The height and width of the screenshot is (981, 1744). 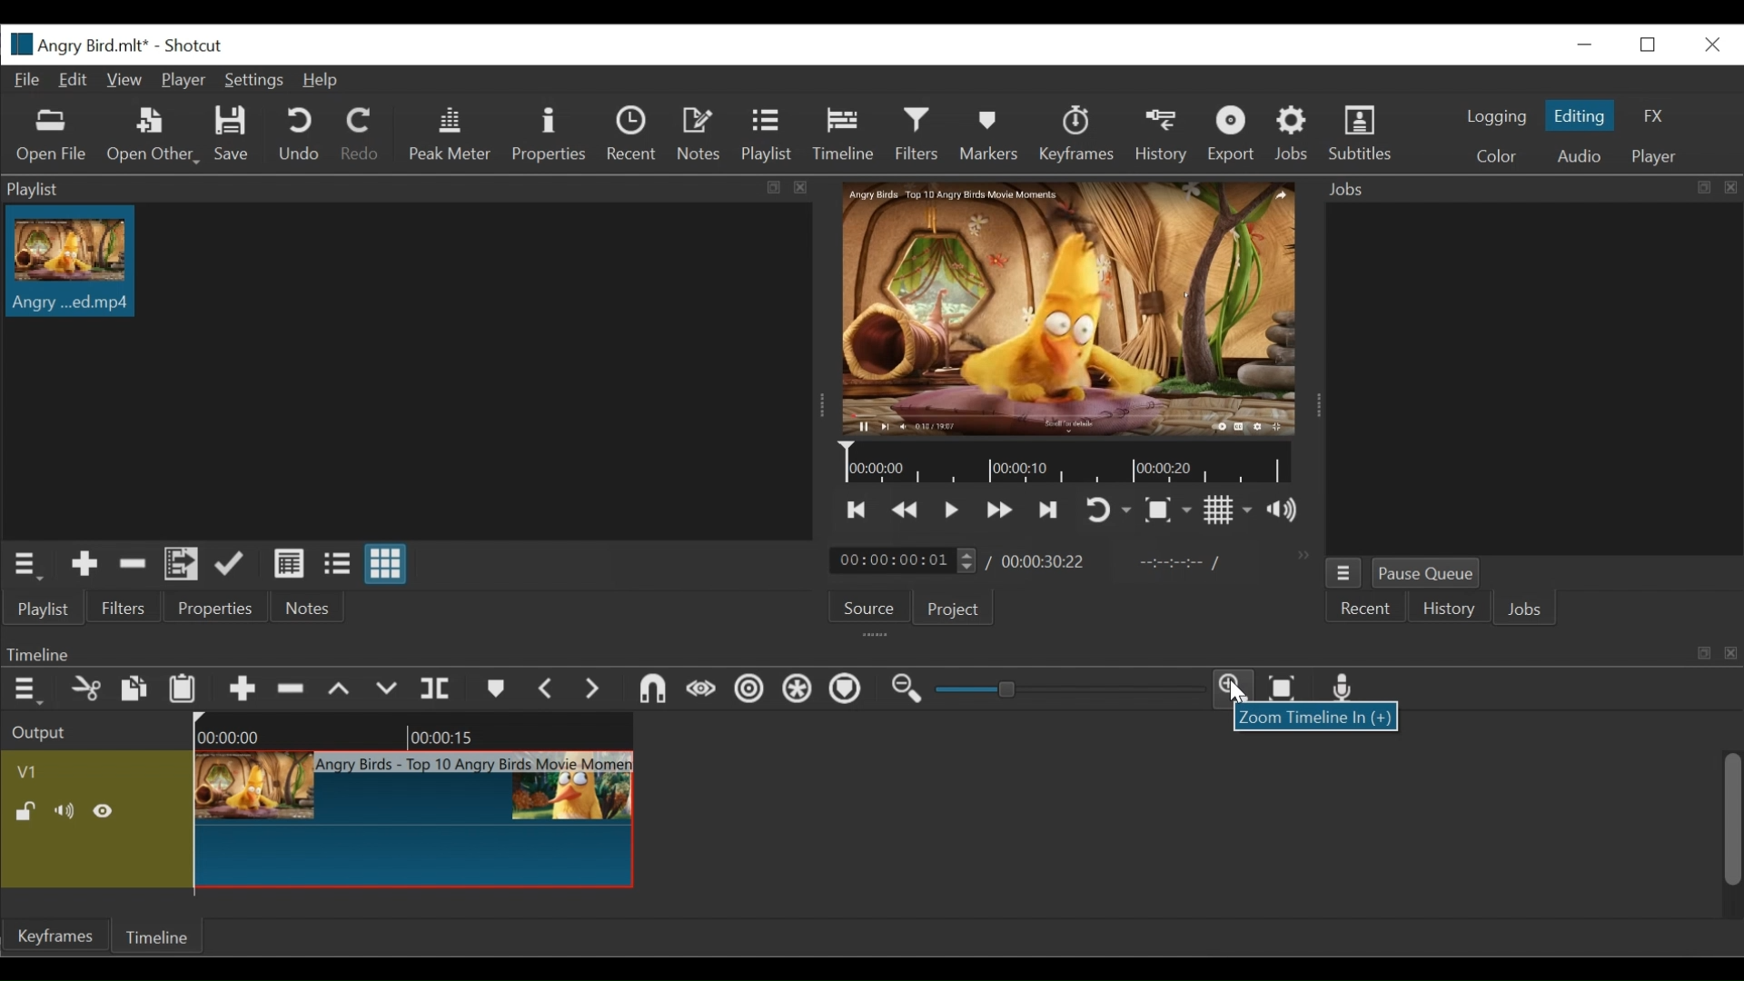 What do you see at coordinates (1730, 819) in the screenshot?
I see `Vertical Scroll bar` at bounding box center [1730, 819].